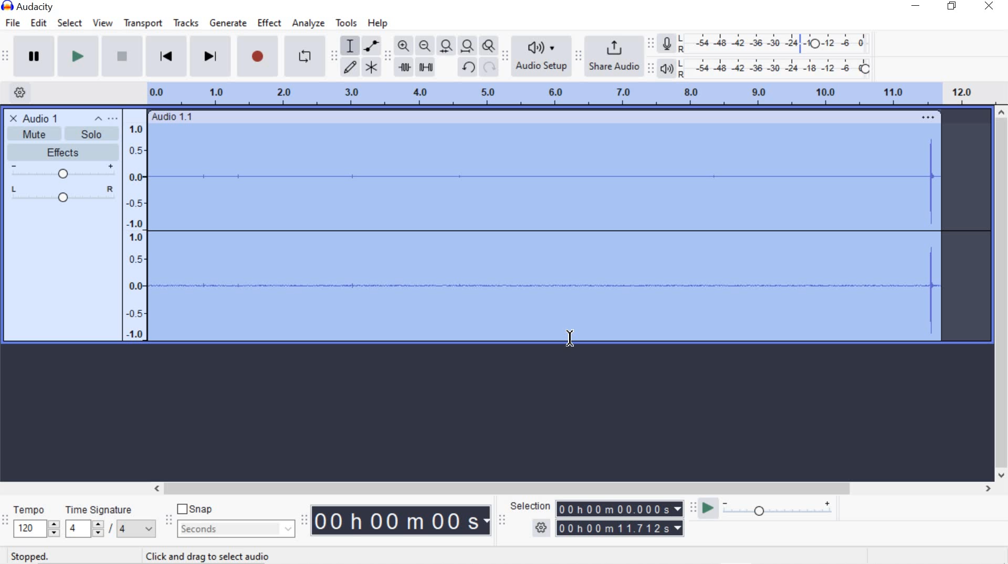 This screenshot has height=564, width=1008. What do you see at coordinates (779, 41) in the screenshot?
I see `Recording level` at bounding box center [779, 41].